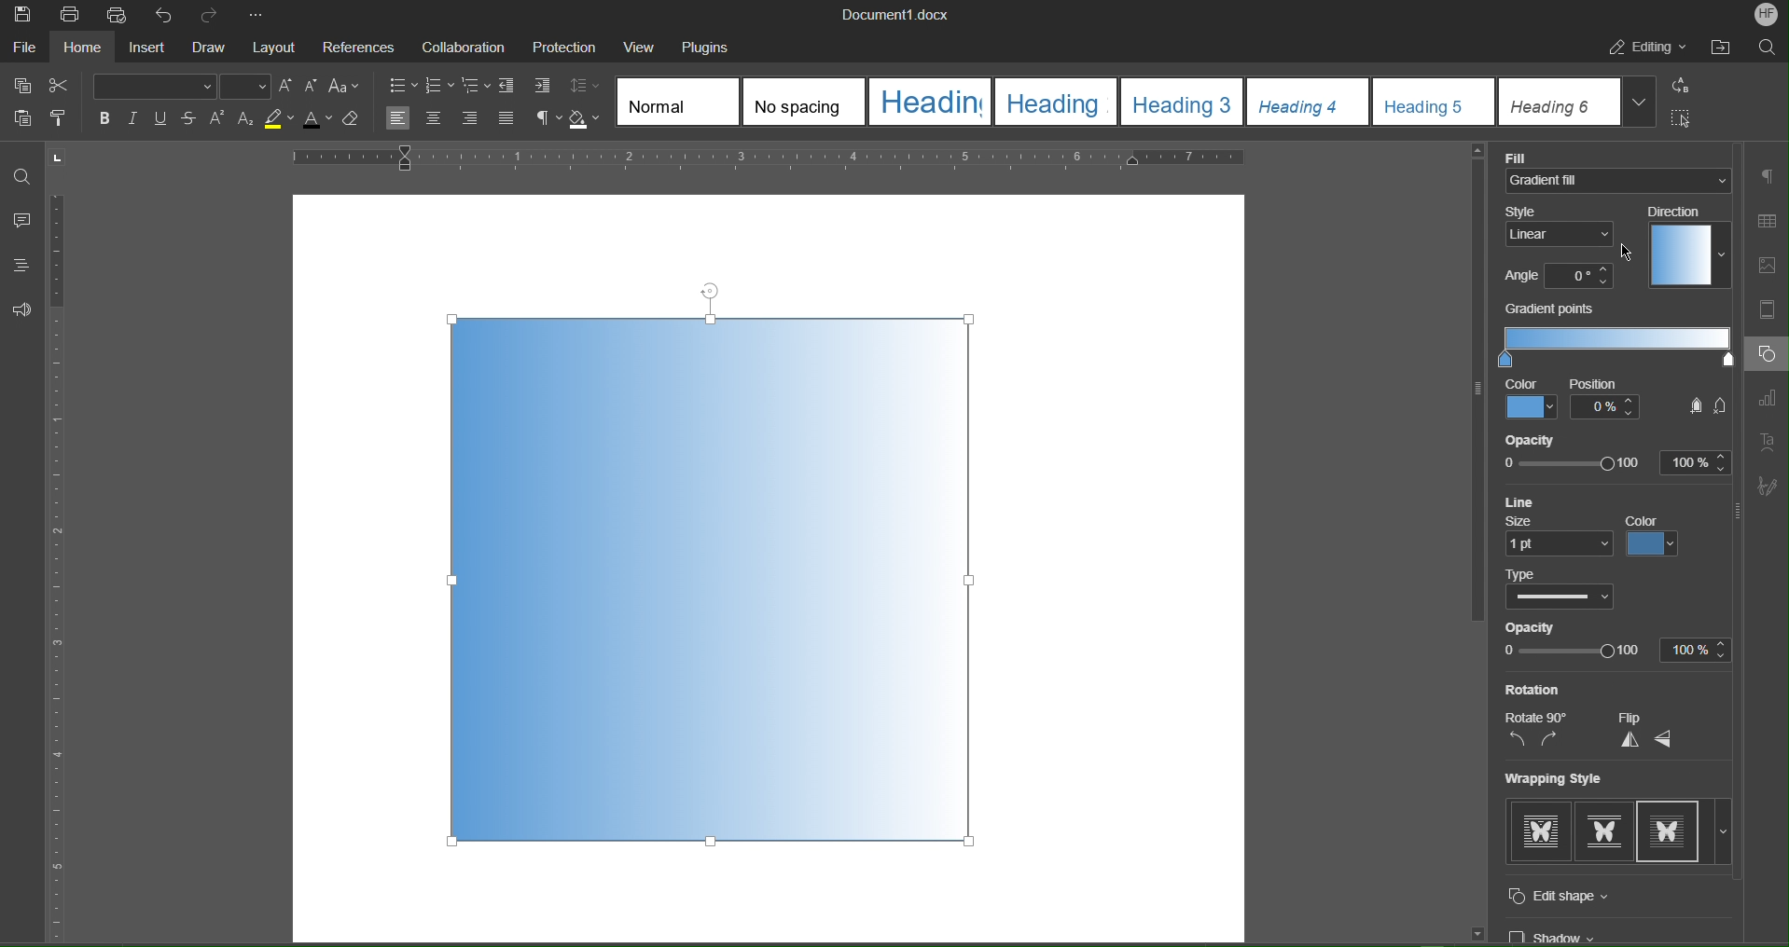 The height and width of the screenshot is (947, 1789). I want to click on 0 100, so click(1575, 460).